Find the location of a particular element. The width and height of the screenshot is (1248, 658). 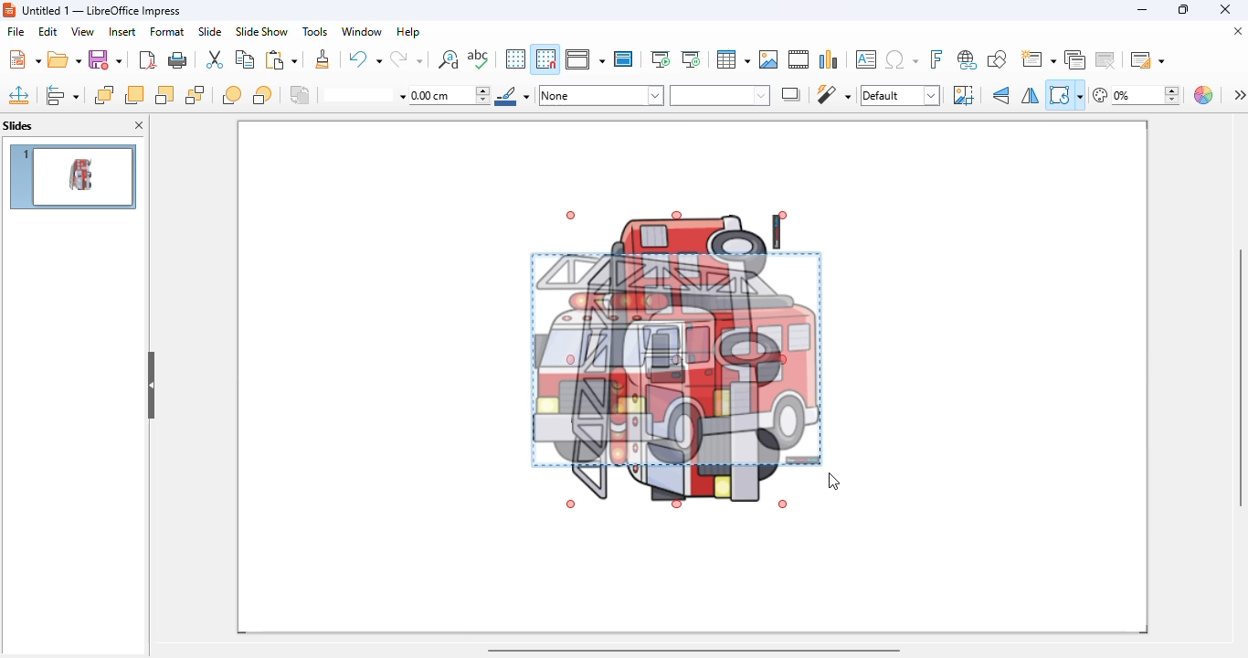

crop image is located at coordinates (963, 95).